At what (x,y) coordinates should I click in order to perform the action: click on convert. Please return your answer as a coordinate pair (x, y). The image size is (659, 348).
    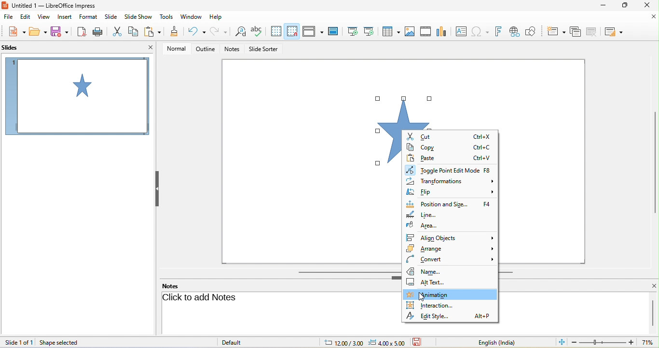
    Looking at the image, I should click on (450, 259).